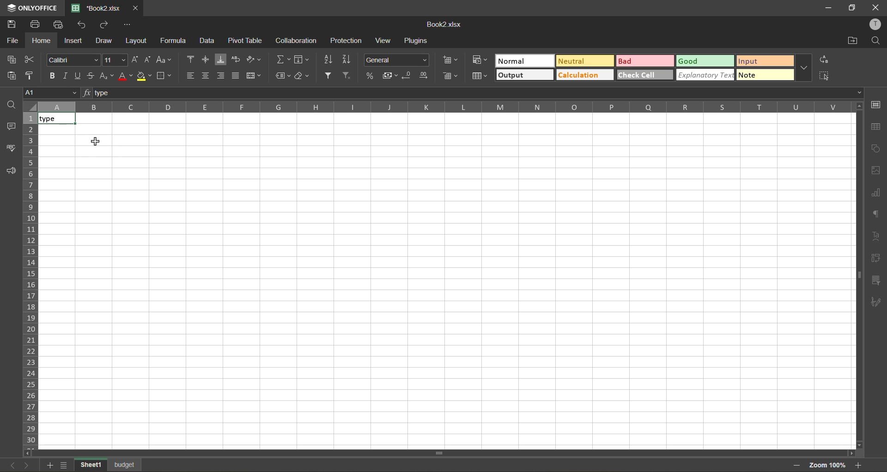 The height and width of the screenshot is (472, 887). I want to click on output, so click(525, 75).